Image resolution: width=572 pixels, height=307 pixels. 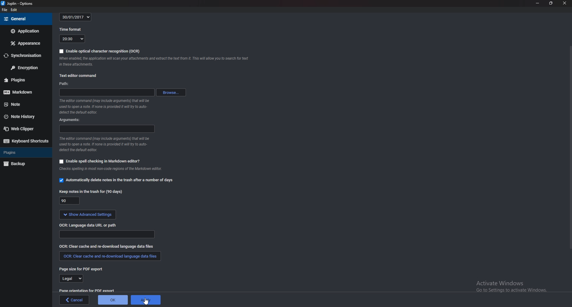 I want to click on activate windows, so click(x=512, y=284).